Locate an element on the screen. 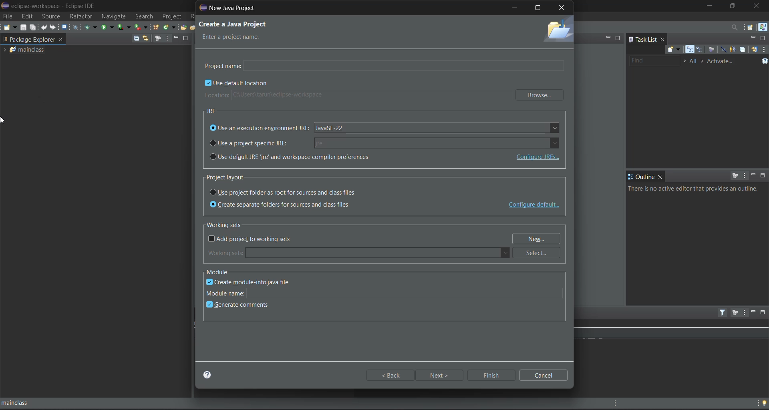 This screenshot has height=410, width=769. select working set is located at coordinates (684, 61).